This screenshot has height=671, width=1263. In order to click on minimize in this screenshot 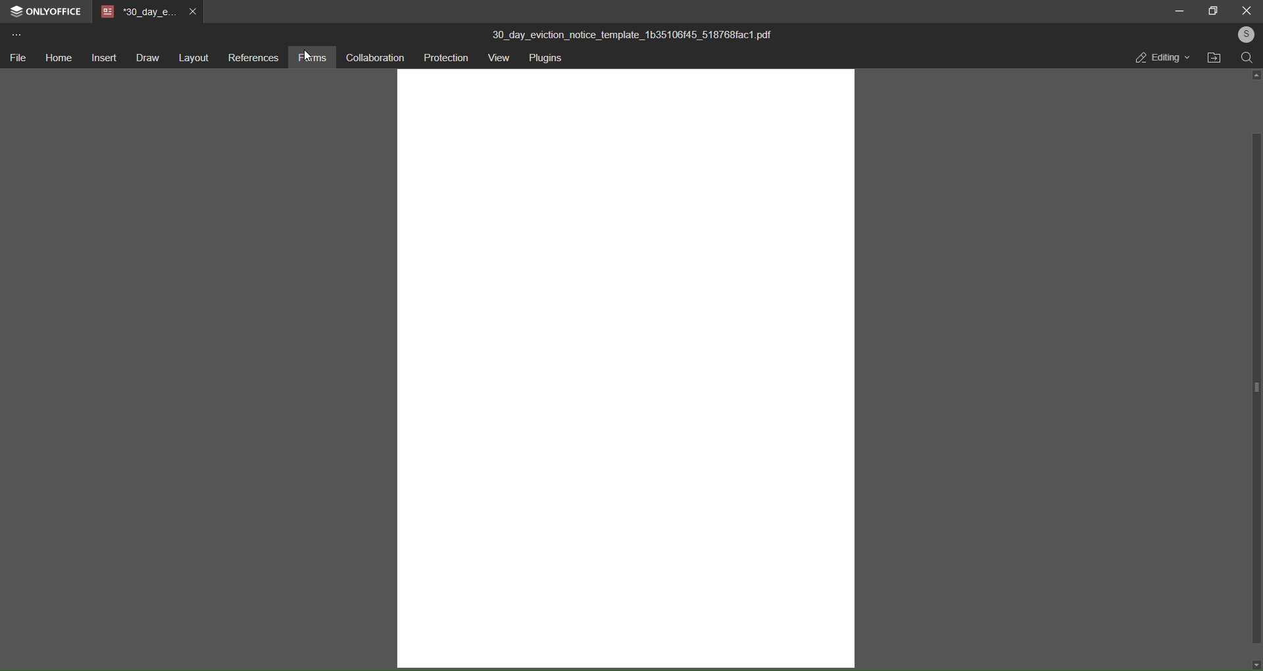, I will do `click(1177, 12)`.